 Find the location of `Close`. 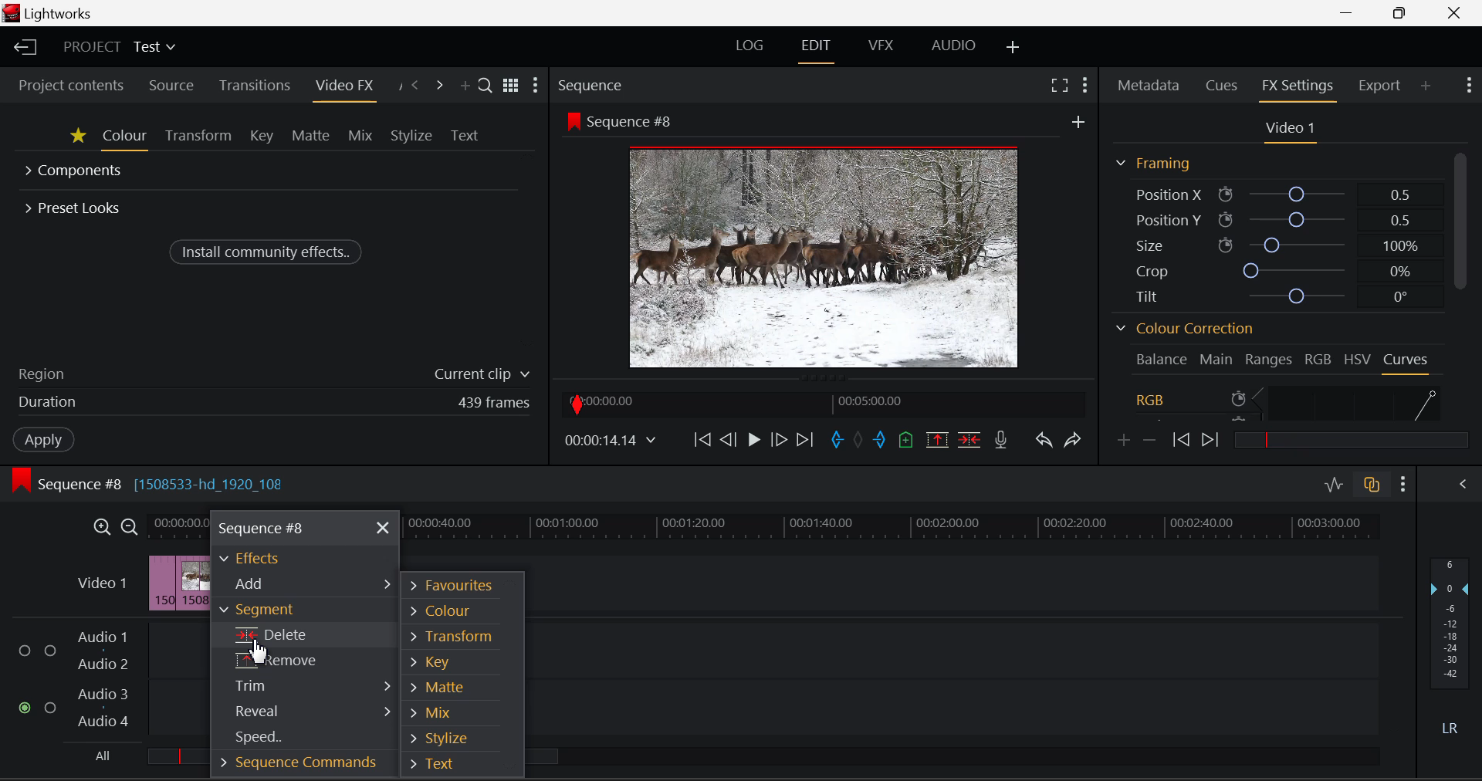

Close is located at coordinates (1455, 13).